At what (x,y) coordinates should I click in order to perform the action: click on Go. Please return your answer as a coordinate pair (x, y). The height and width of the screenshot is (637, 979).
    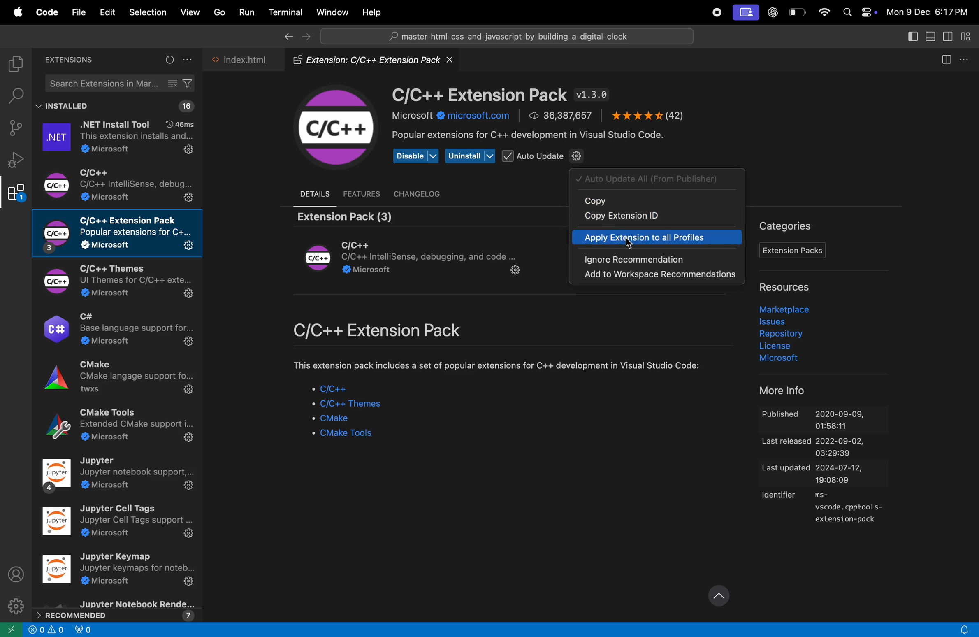
    Looking at the image, I should click on (220, 12).